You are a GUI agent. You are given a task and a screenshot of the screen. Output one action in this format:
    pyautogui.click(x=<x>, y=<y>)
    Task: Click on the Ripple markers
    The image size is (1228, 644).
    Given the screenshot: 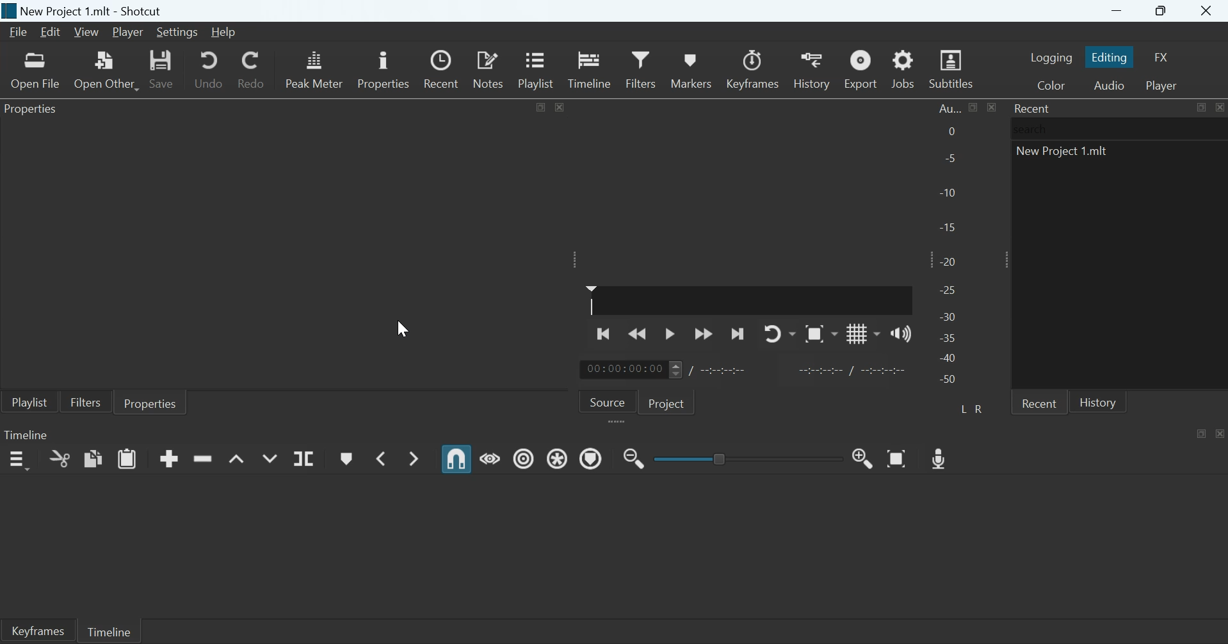 What is the action you would take?
    pyautogui.click(x=591, y=458)
    